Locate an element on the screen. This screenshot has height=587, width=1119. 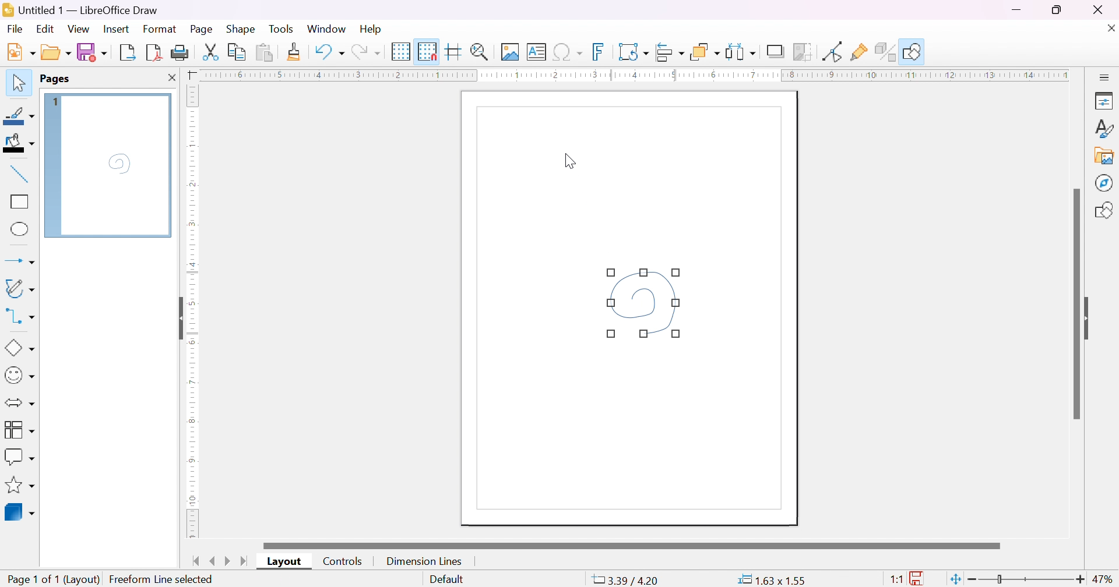
undo is located at coordinates (329, 52).